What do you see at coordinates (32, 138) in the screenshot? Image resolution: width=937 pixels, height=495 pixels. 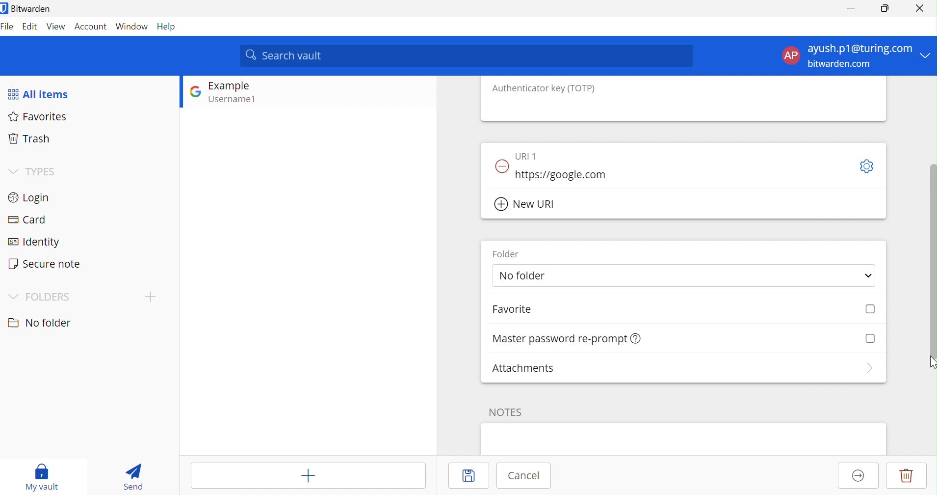 I see `` at bounding box center [32, 138].